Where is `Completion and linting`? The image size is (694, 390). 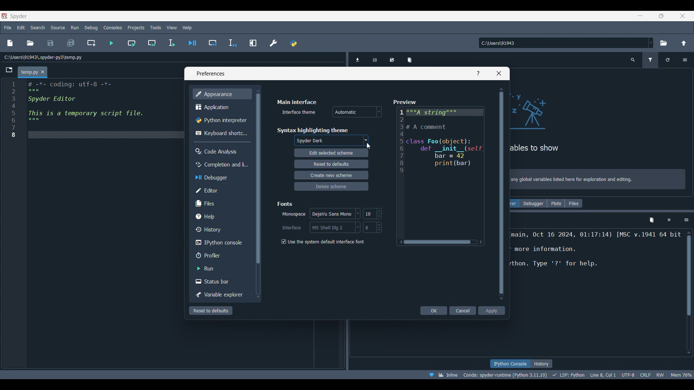 Completion and linting is located at coordinates (221, 165).